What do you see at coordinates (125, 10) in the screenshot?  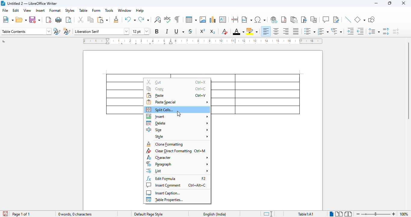 I see `window` at bounding box center [125, 10].